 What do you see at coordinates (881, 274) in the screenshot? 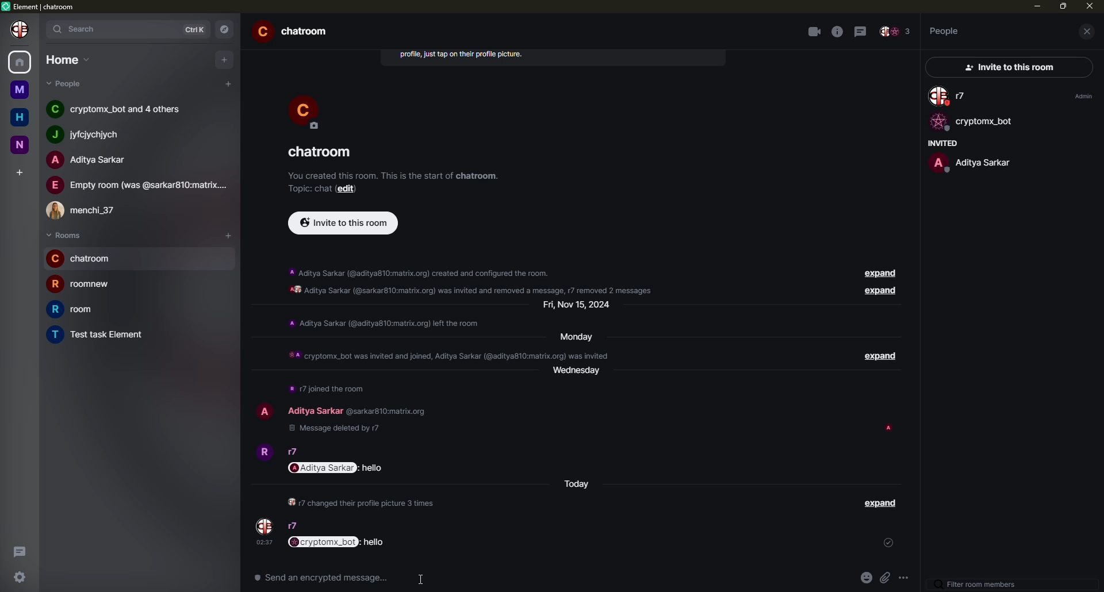
I see `expand` at bounding box center [881, 274].